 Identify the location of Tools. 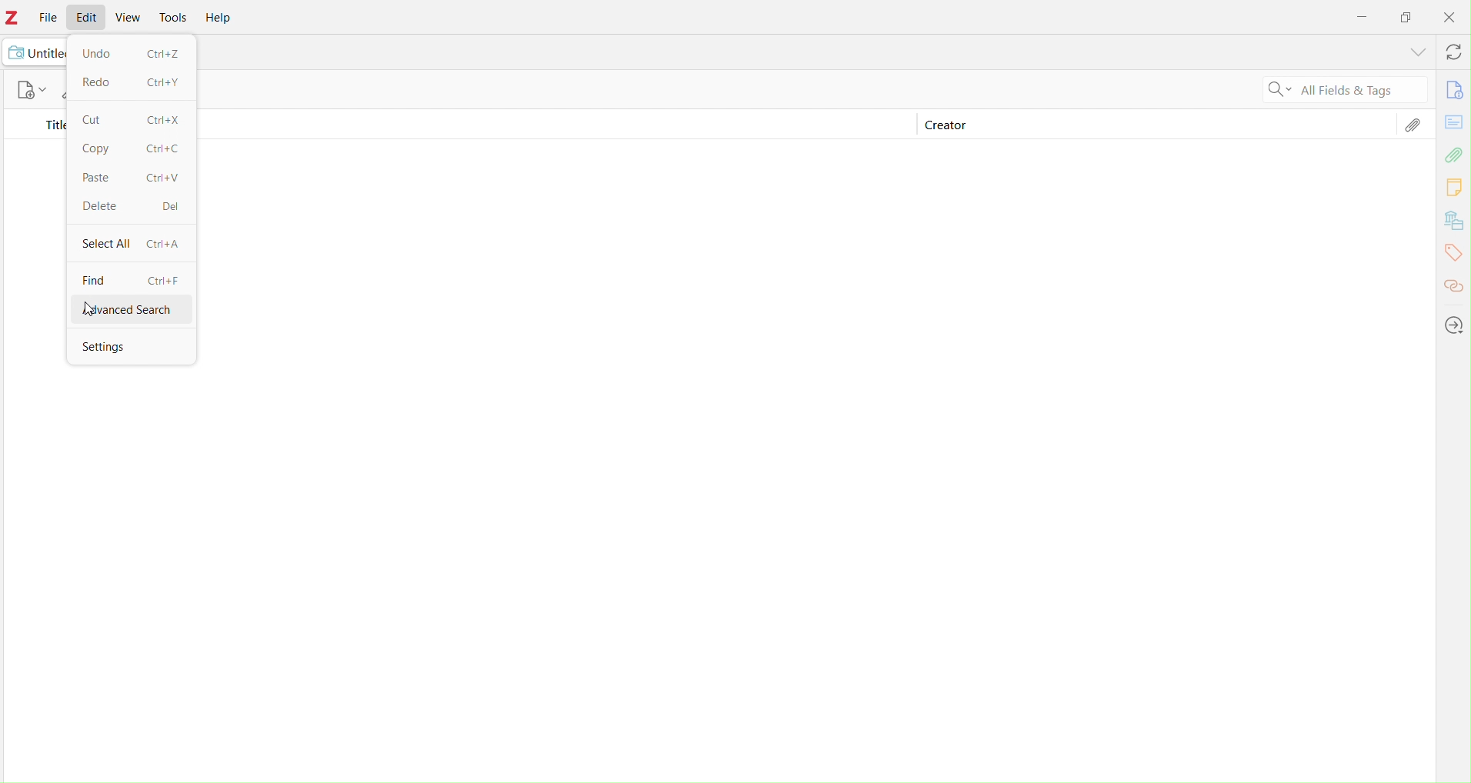
(177, 18).